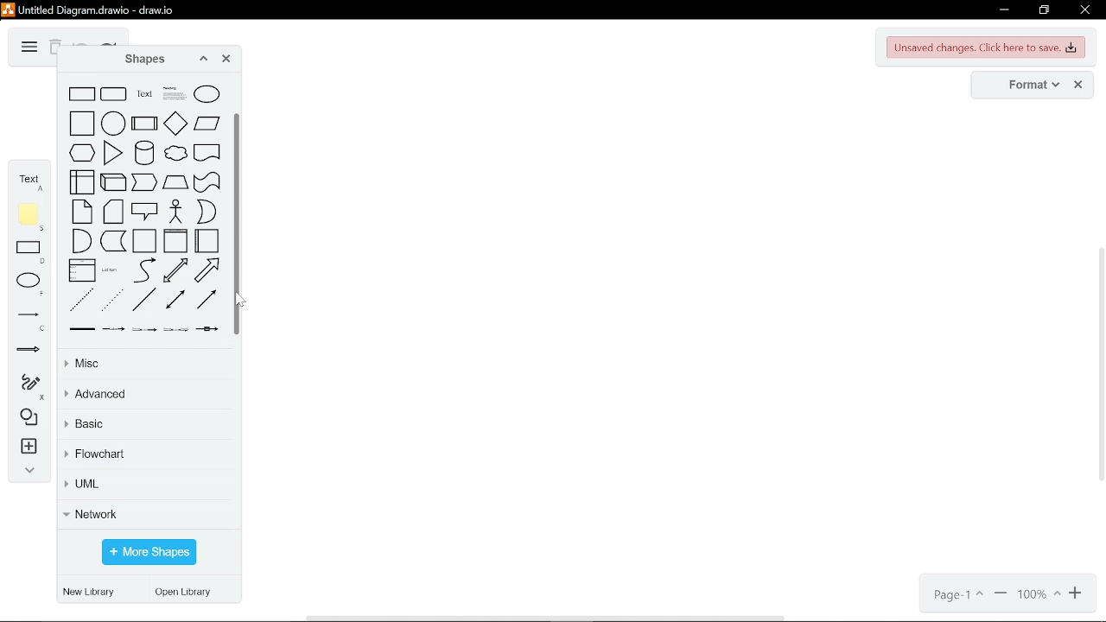 Image resolution: width=1106 pixels, height=622 pixels. What do you see at coordinates (31, 253) in the screenshot?
I see `rectangle` at bounding box center [31, 253].